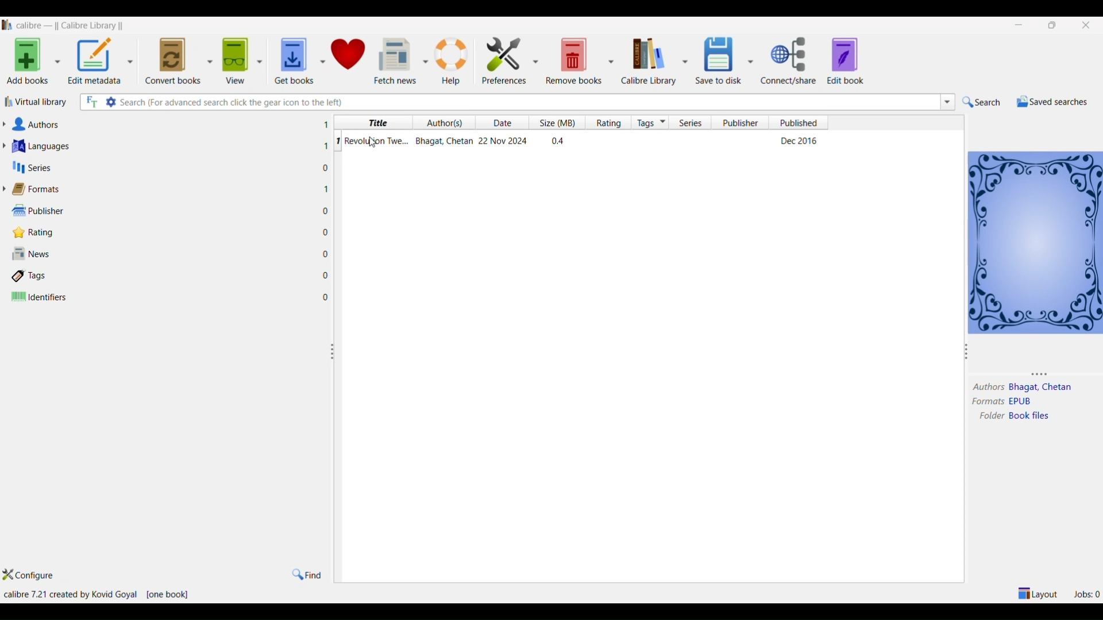  Describe the element at coordinates (799, 122) in the screenshot. I see `published` at that location.